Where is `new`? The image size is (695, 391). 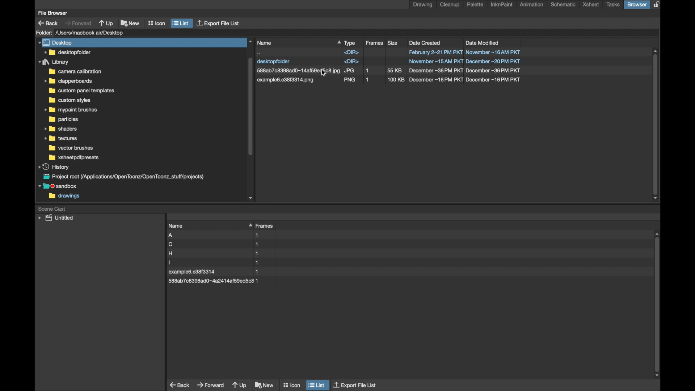 new is located at coordinates (265, 385).